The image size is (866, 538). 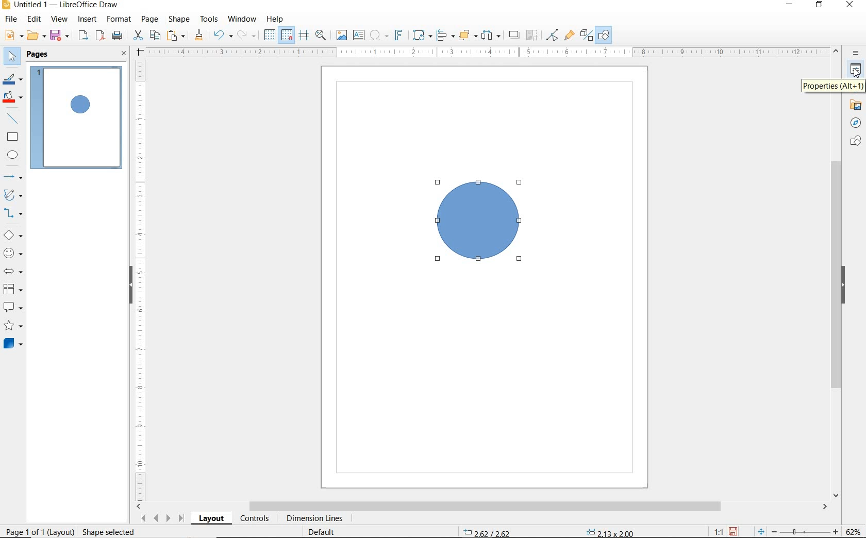 What do you see at coordinates (14, 234) in the screenshot?
I see `BASIC SHAPES` at bounding box center [14, 234].